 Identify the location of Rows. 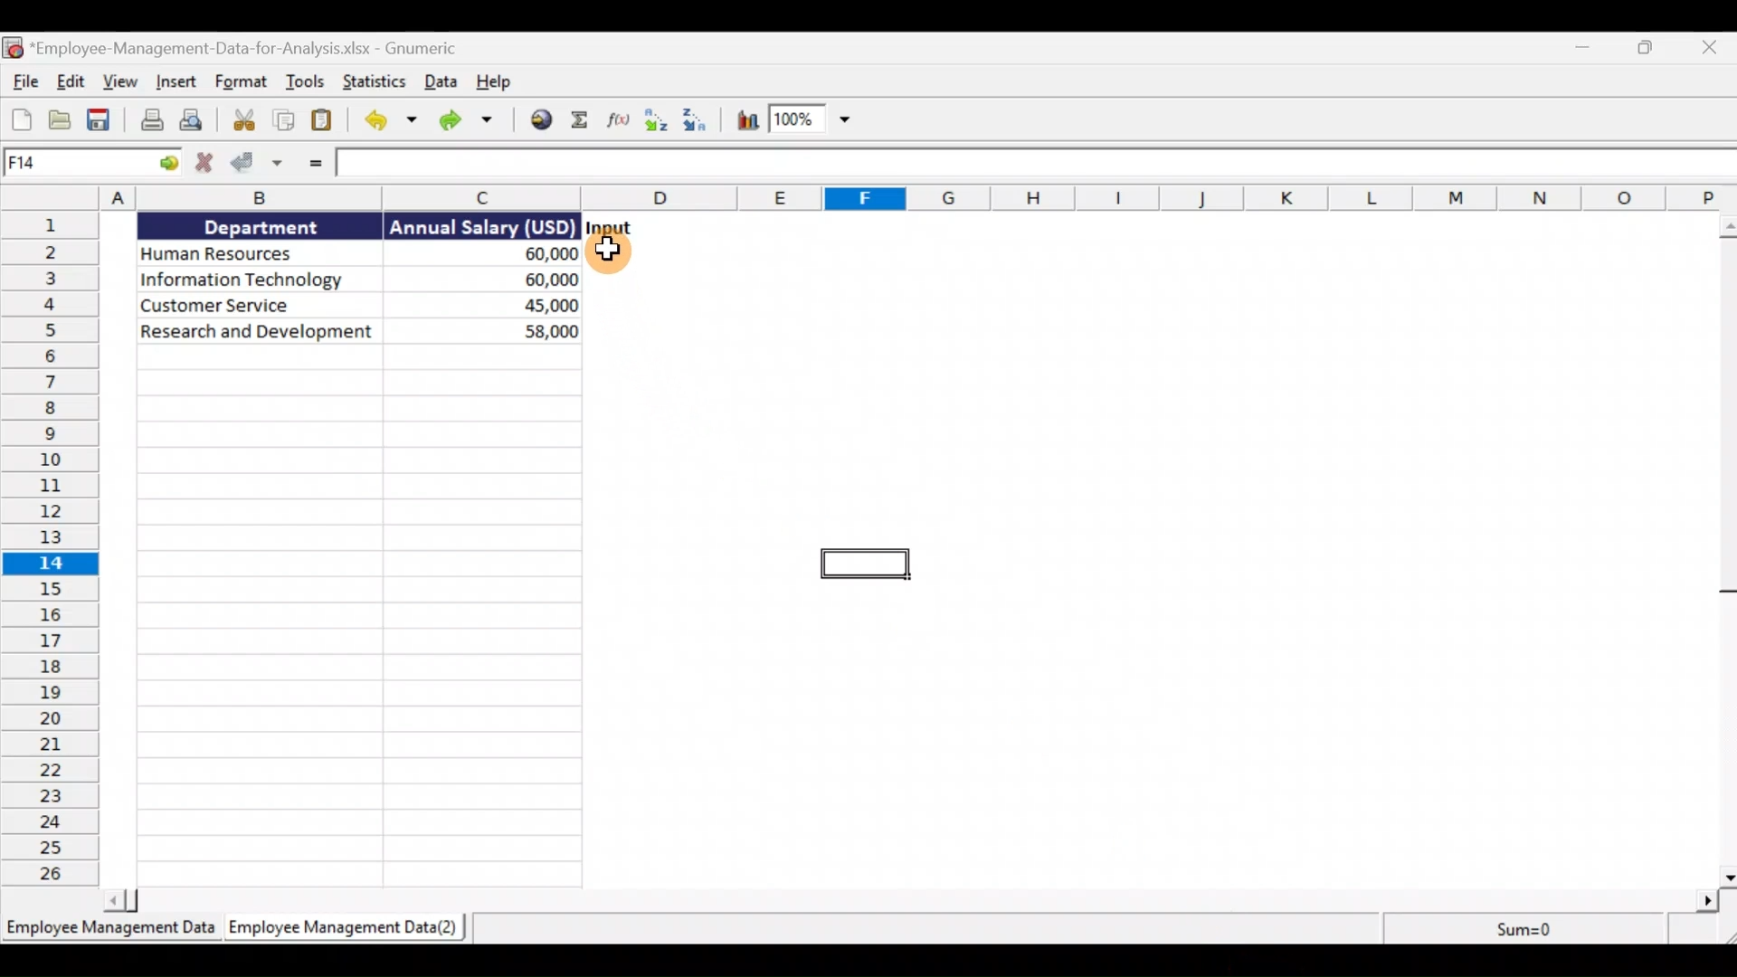
(58, 550).